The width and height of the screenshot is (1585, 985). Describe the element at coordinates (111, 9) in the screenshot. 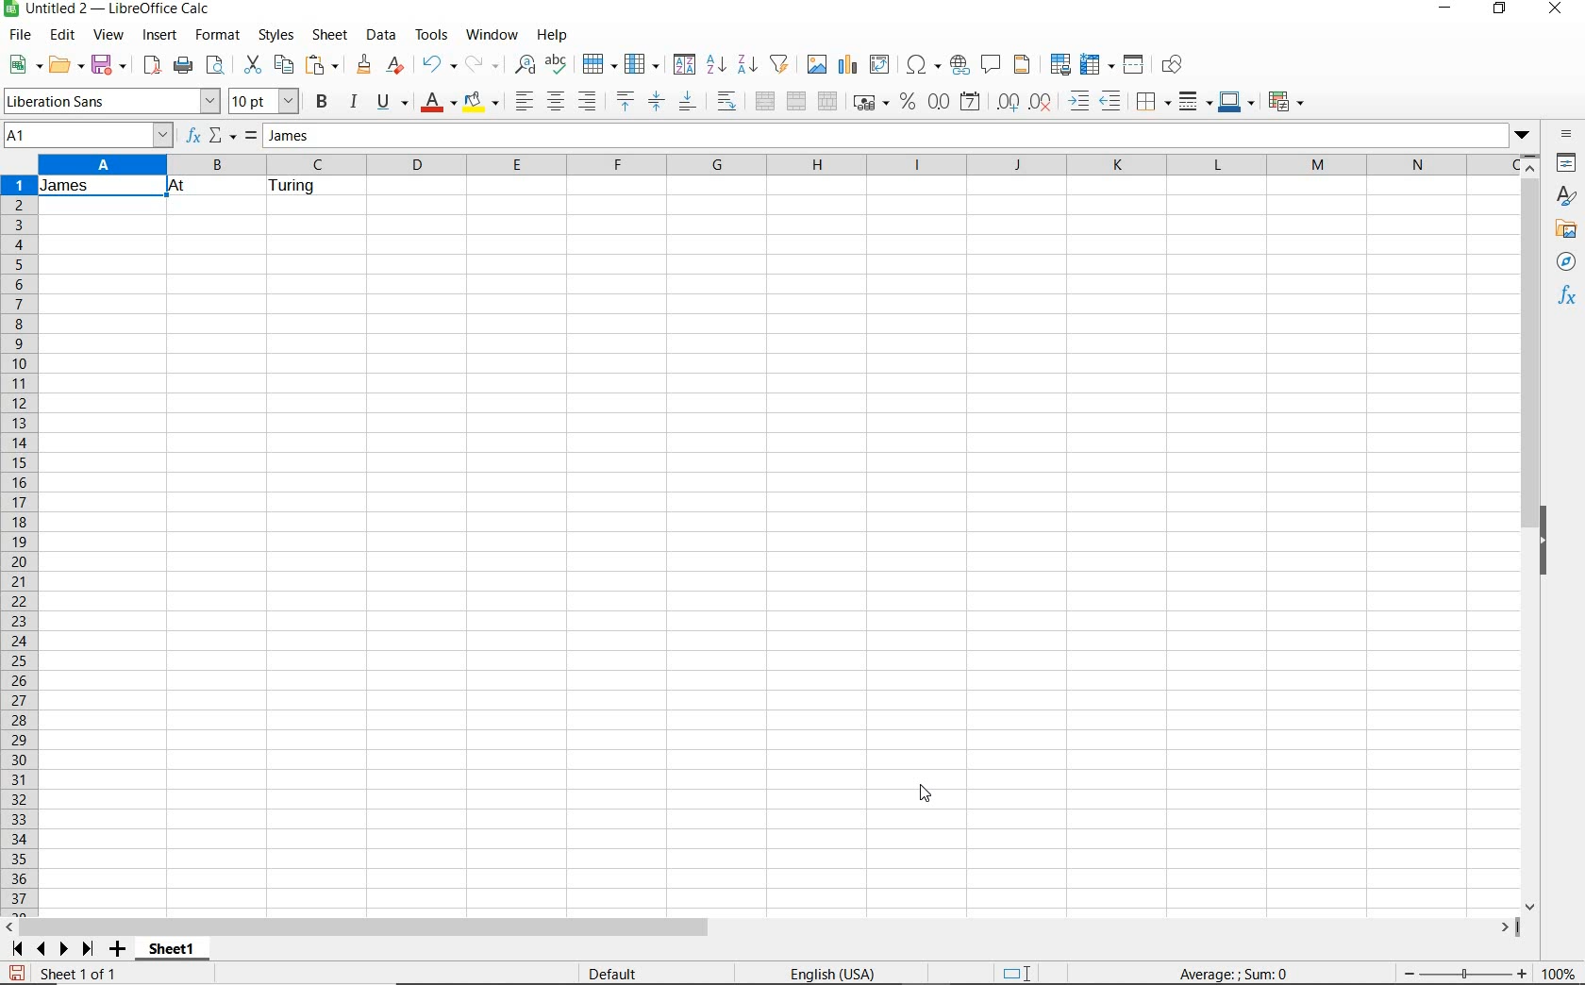

I see `file name` at that location.